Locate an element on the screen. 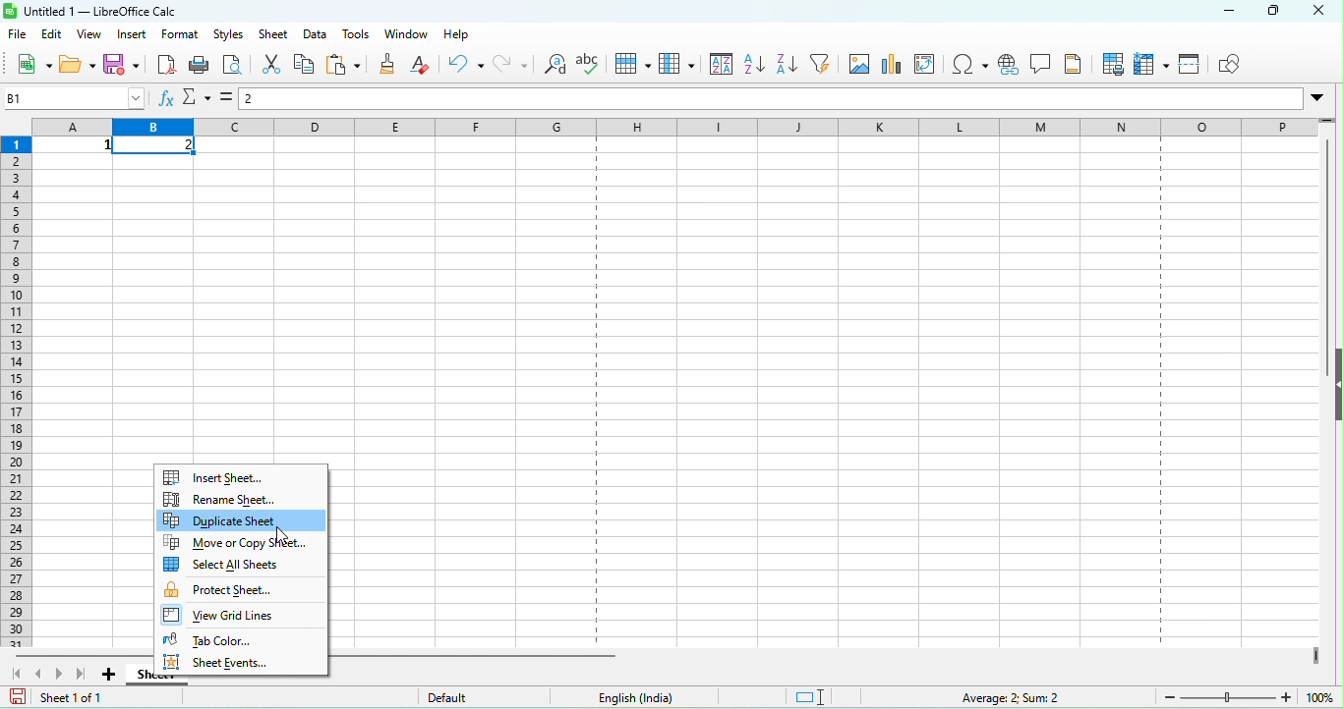 The height and width of the screenshot is (709, 1343). scroll to first sheet is located at coordinates (17, 673).